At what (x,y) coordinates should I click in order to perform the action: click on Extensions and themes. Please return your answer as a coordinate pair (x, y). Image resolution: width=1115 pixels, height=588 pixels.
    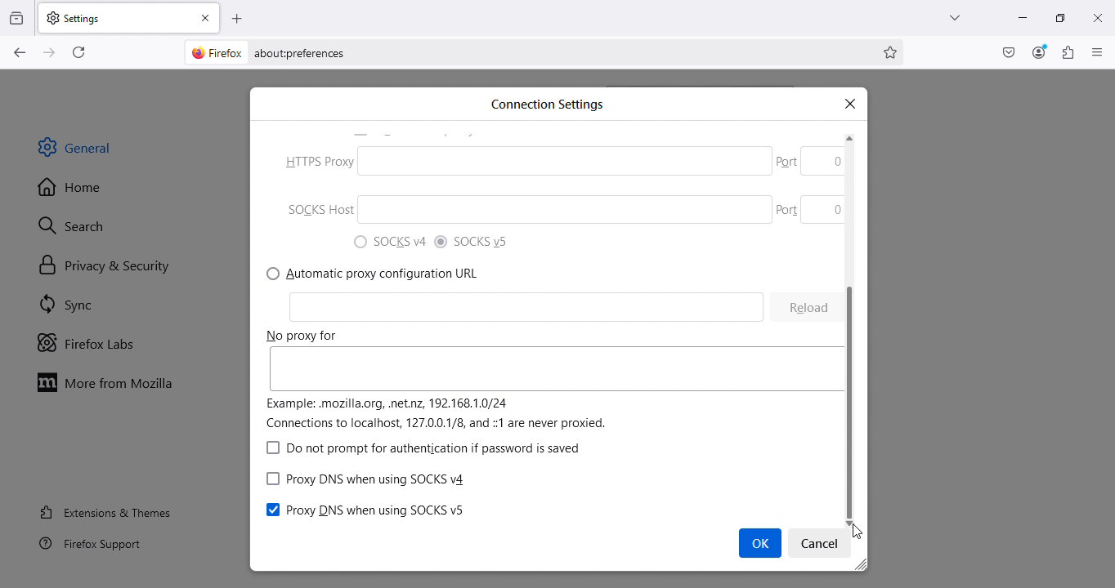
    Looking at the image, I should click on (105, 514).